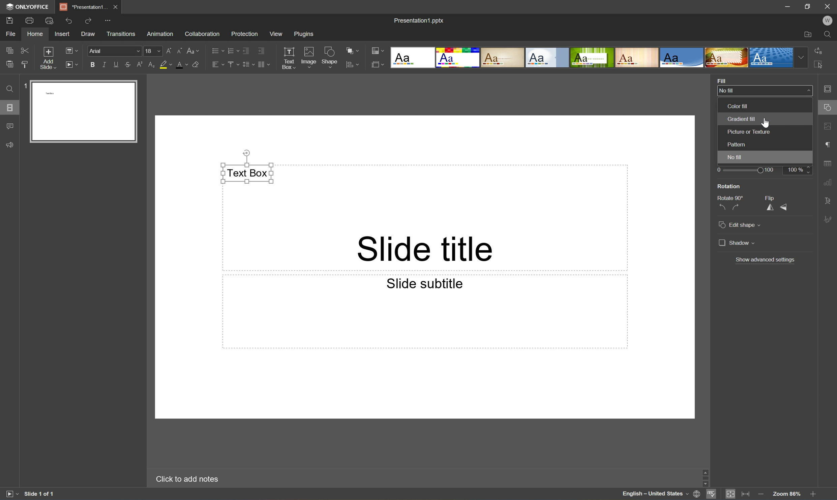 This screenshot has width=837, height=500. Describe the element at coordinates (126, 64) in the screenshot. I see `Strikethrough` at that location.